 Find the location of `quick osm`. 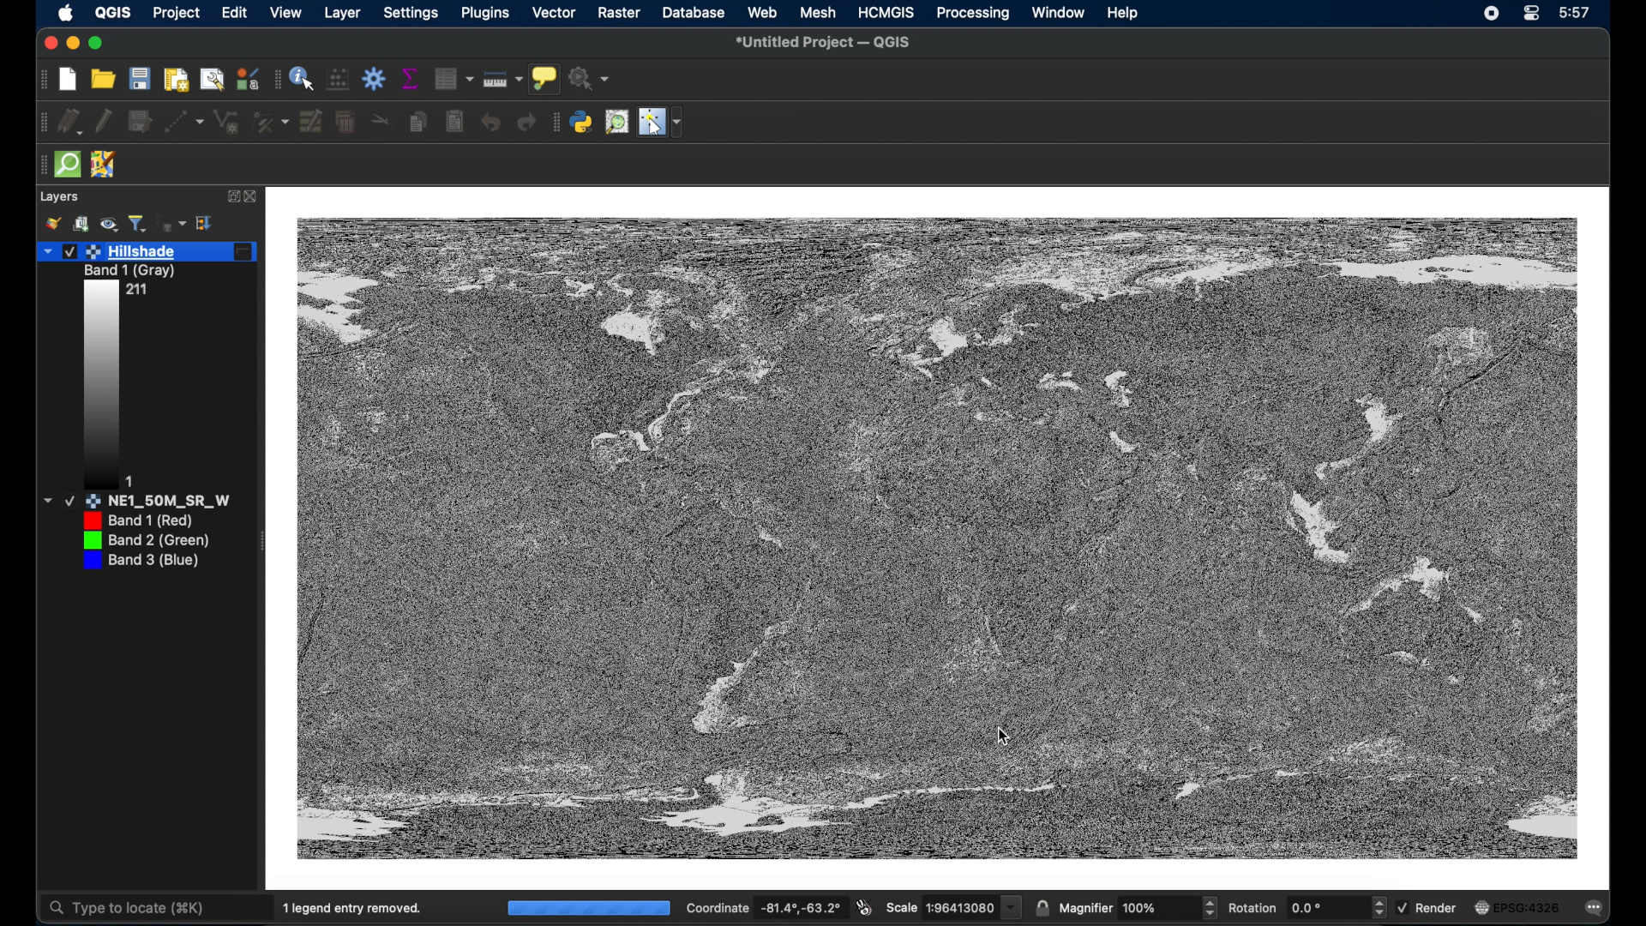

quick osm is located at coordinates (67, 165).